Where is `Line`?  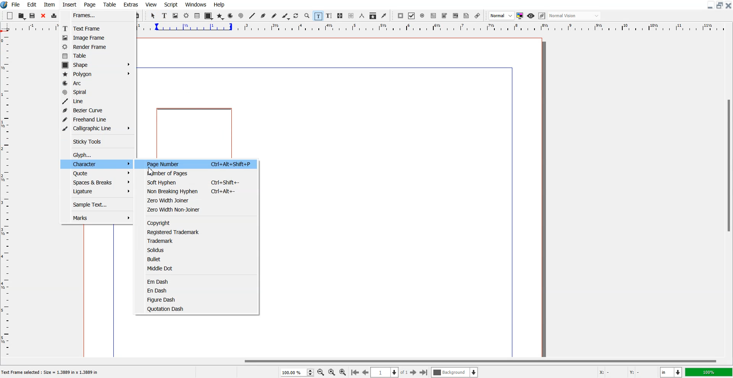
Line is located at coordinates (252, 16).